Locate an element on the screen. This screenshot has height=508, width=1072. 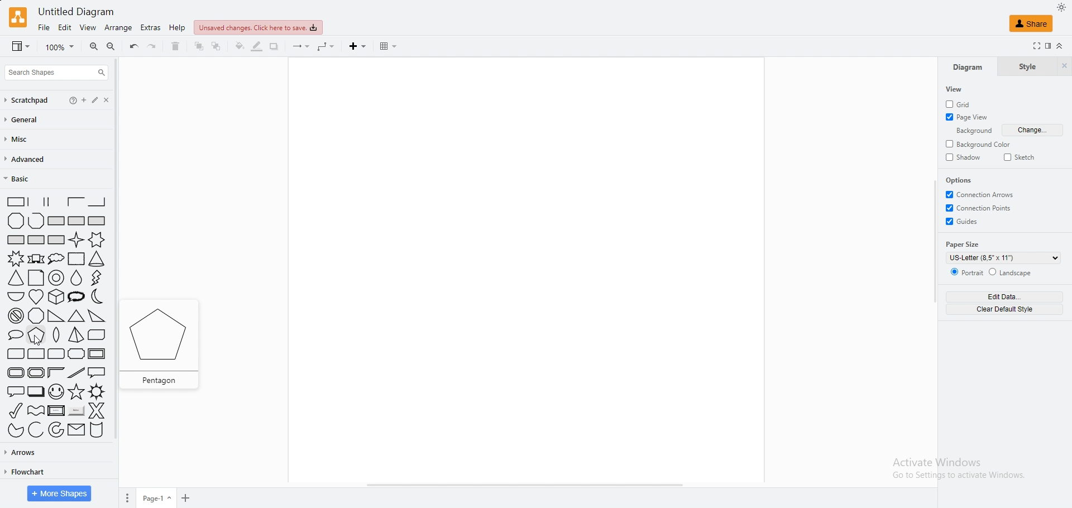
moon is located at coordinates (100, 297).